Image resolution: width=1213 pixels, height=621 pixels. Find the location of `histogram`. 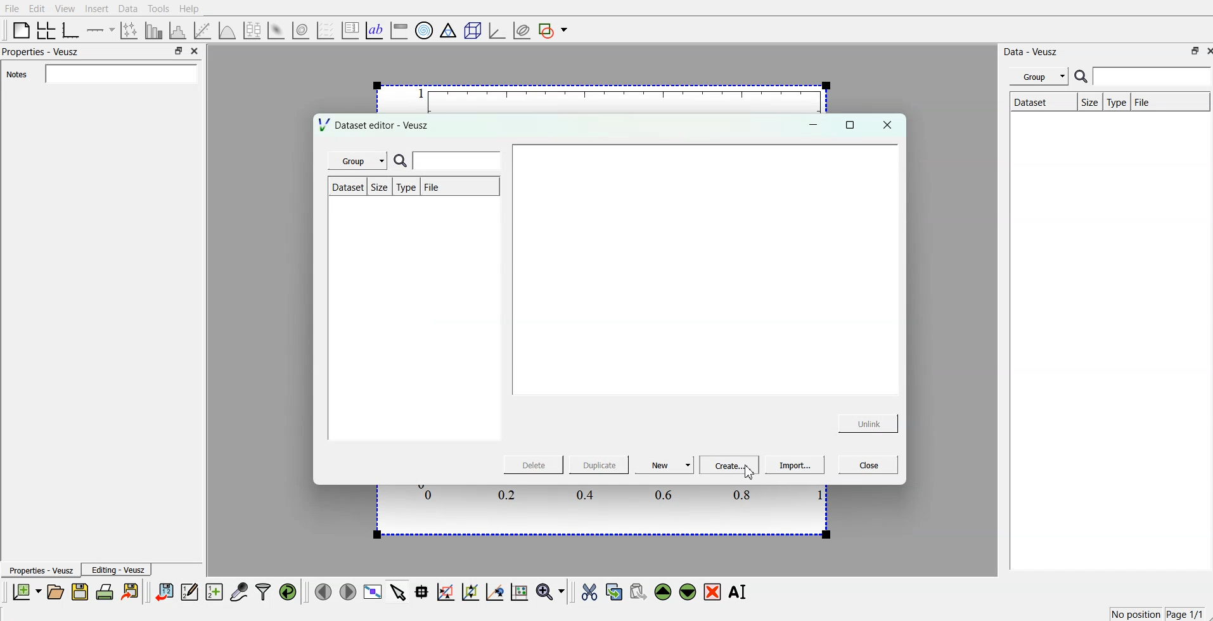

histogram is located at coordinates (179, 29).